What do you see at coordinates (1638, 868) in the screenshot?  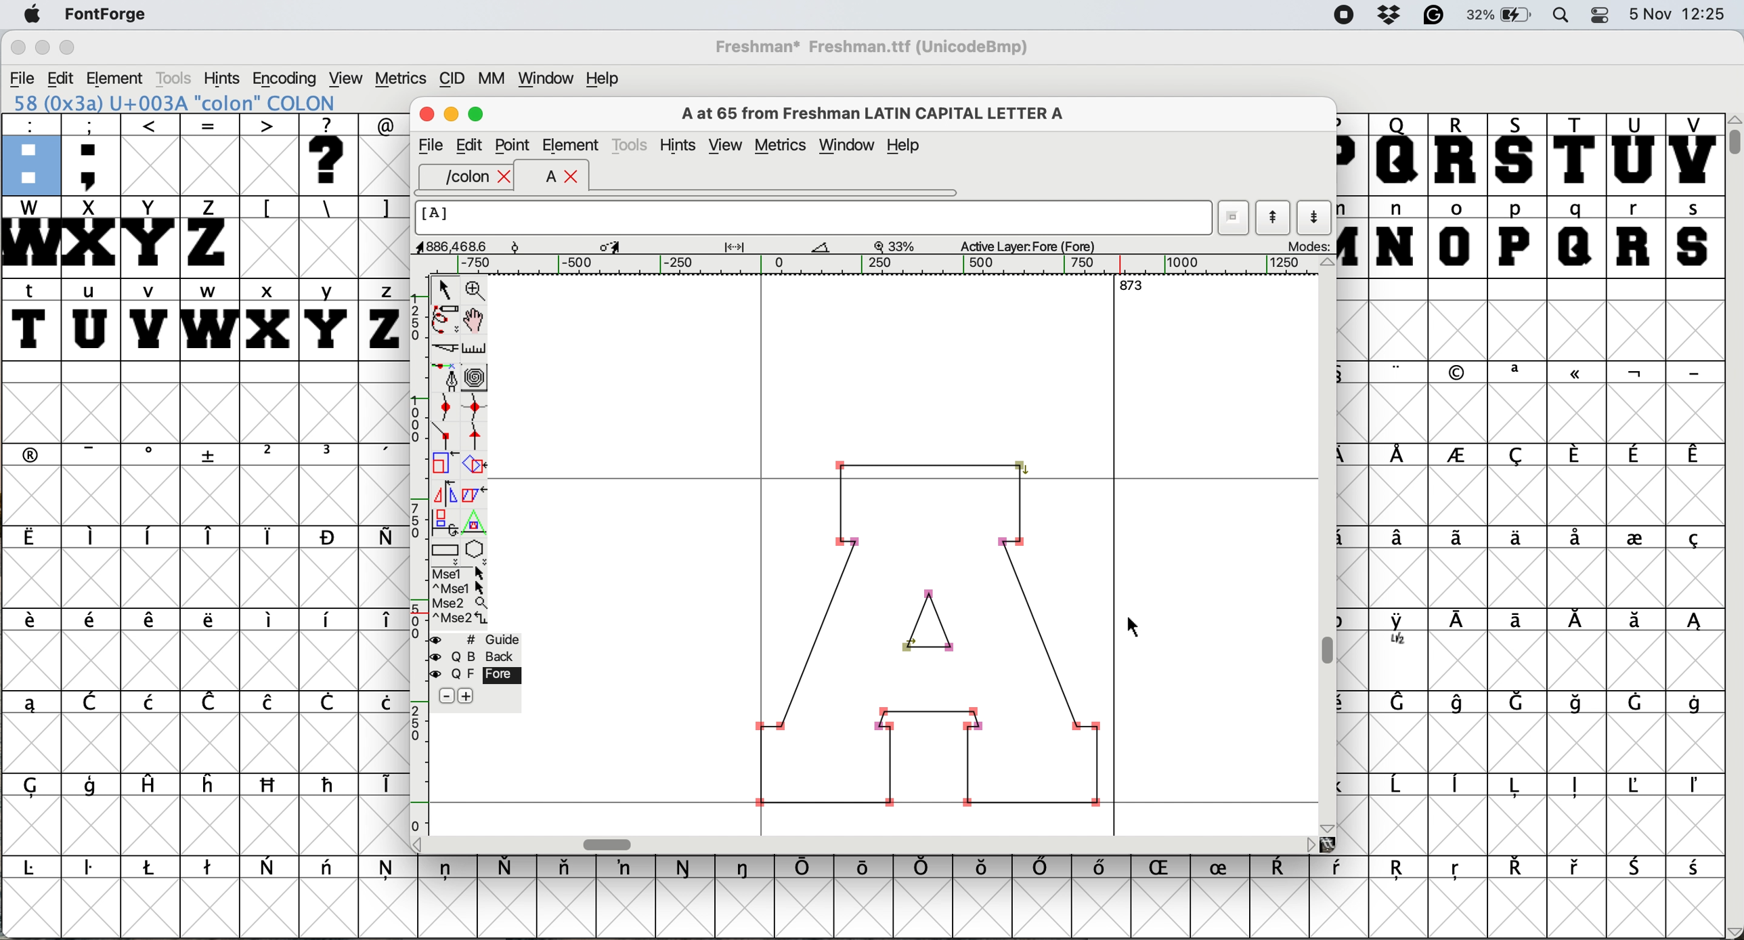 I see `symbol` at bounding box center [1638, 868].